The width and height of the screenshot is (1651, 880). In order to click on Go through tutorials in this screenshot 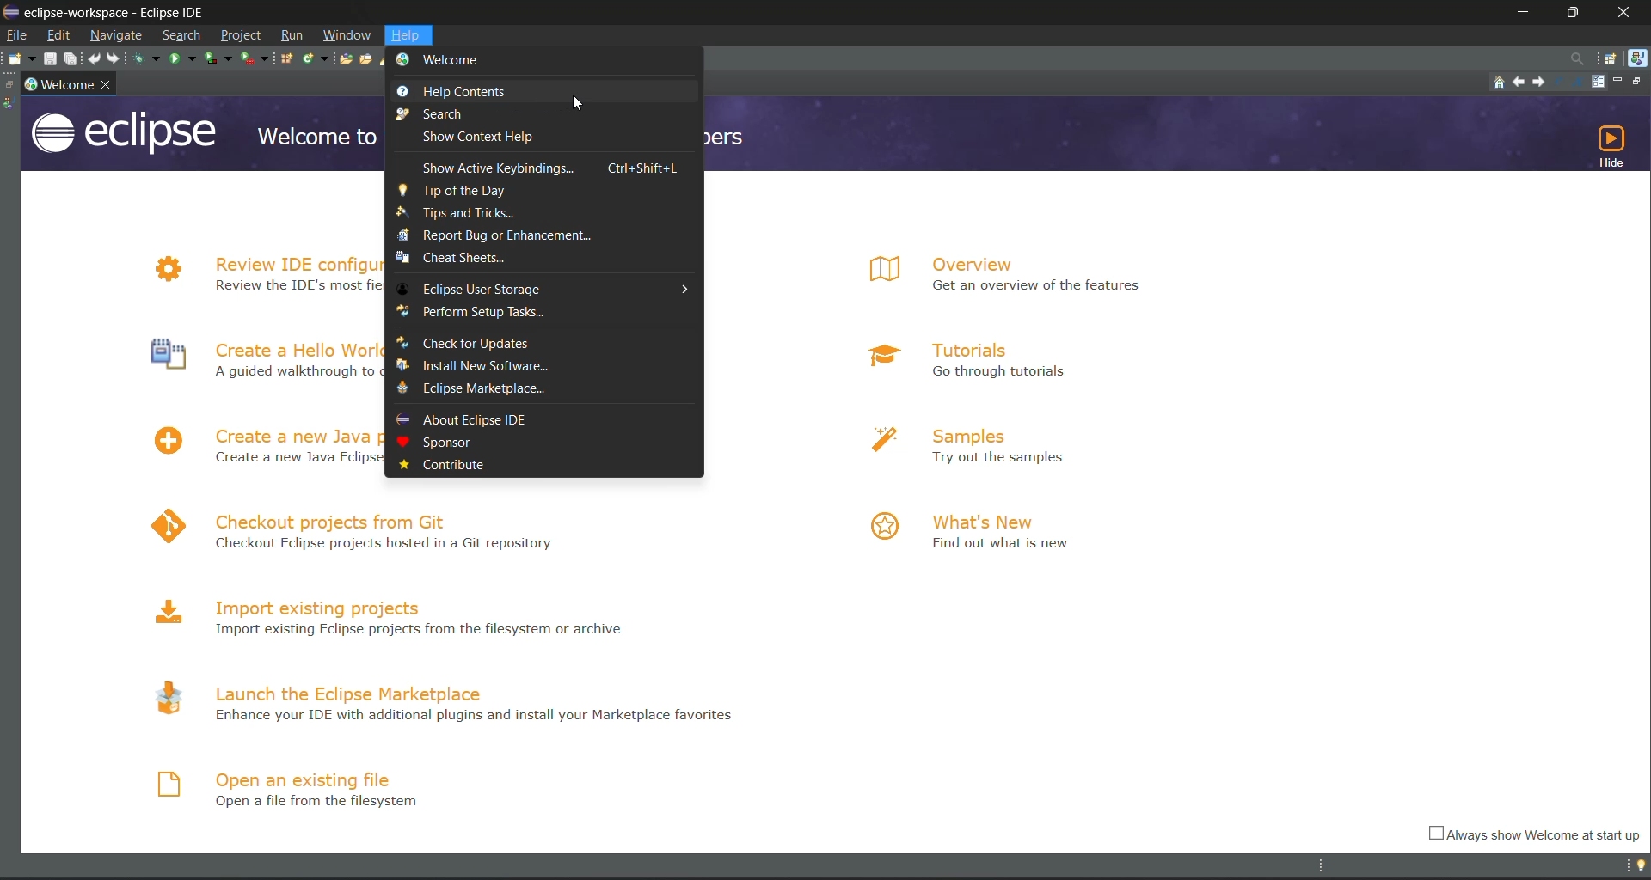, I will do `click(1010, 375)`.